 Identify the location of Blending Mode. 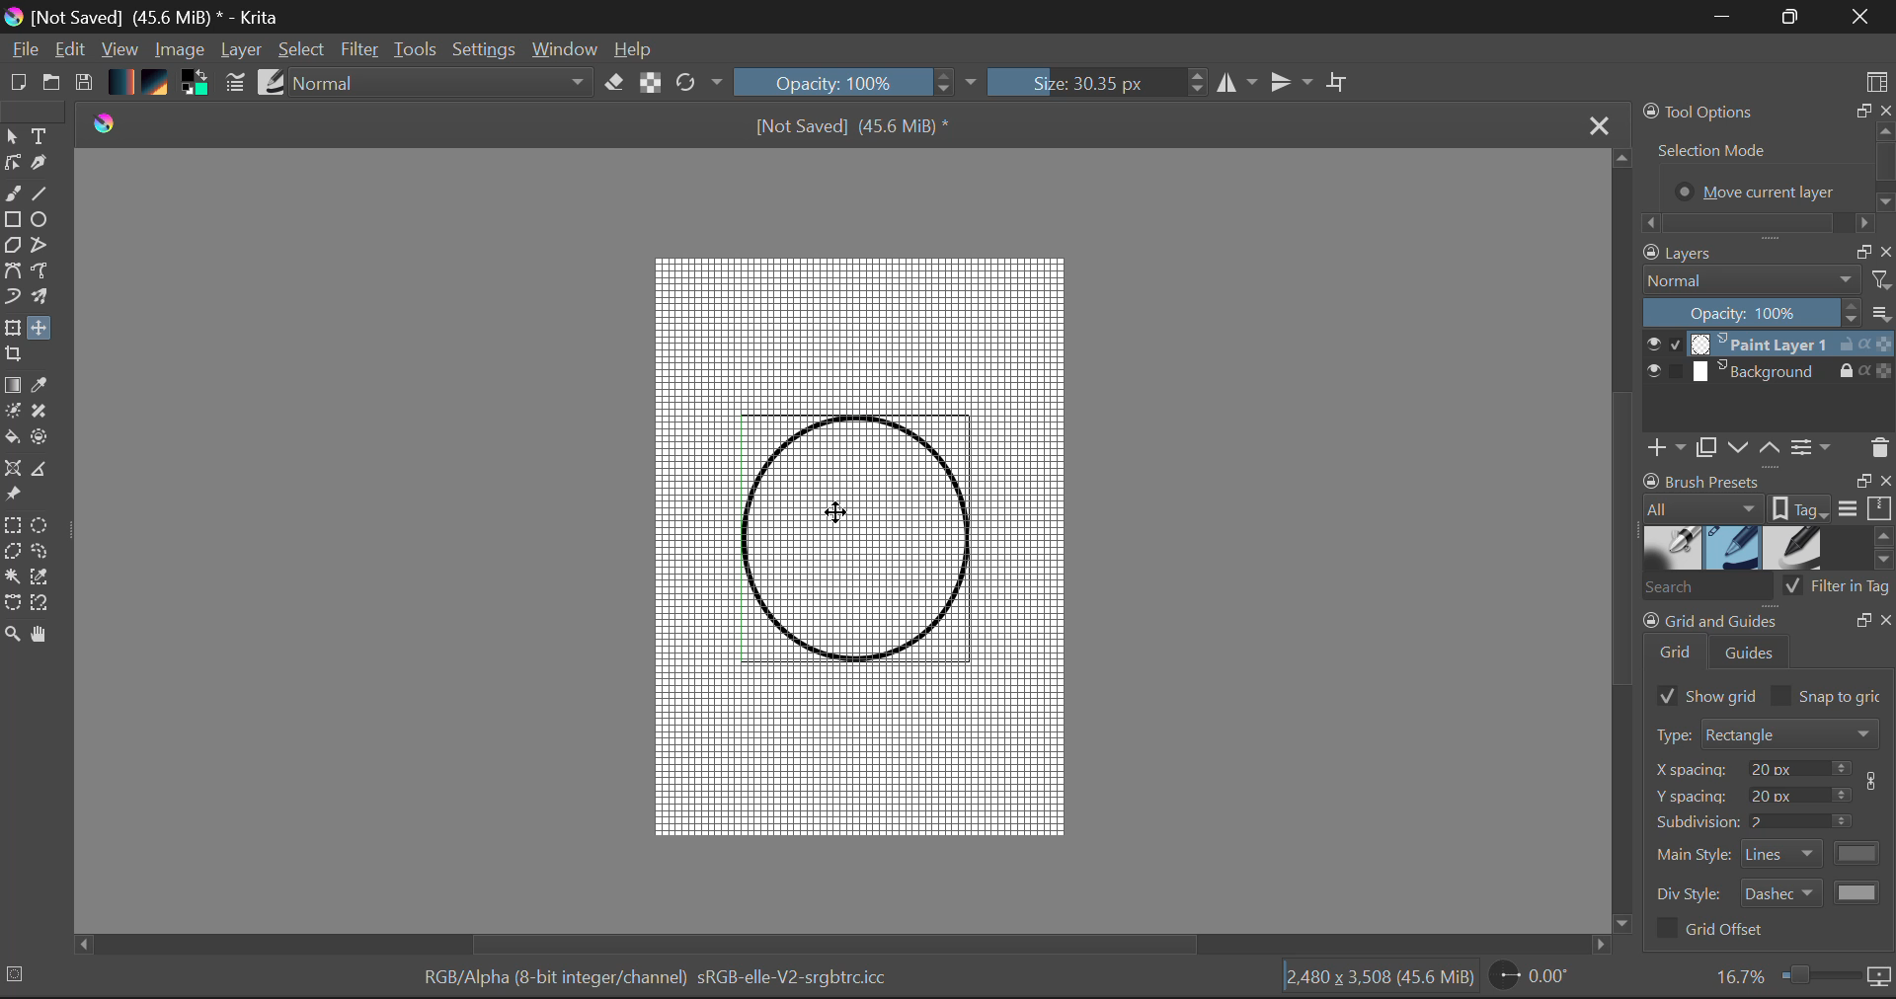
(1767, 280).